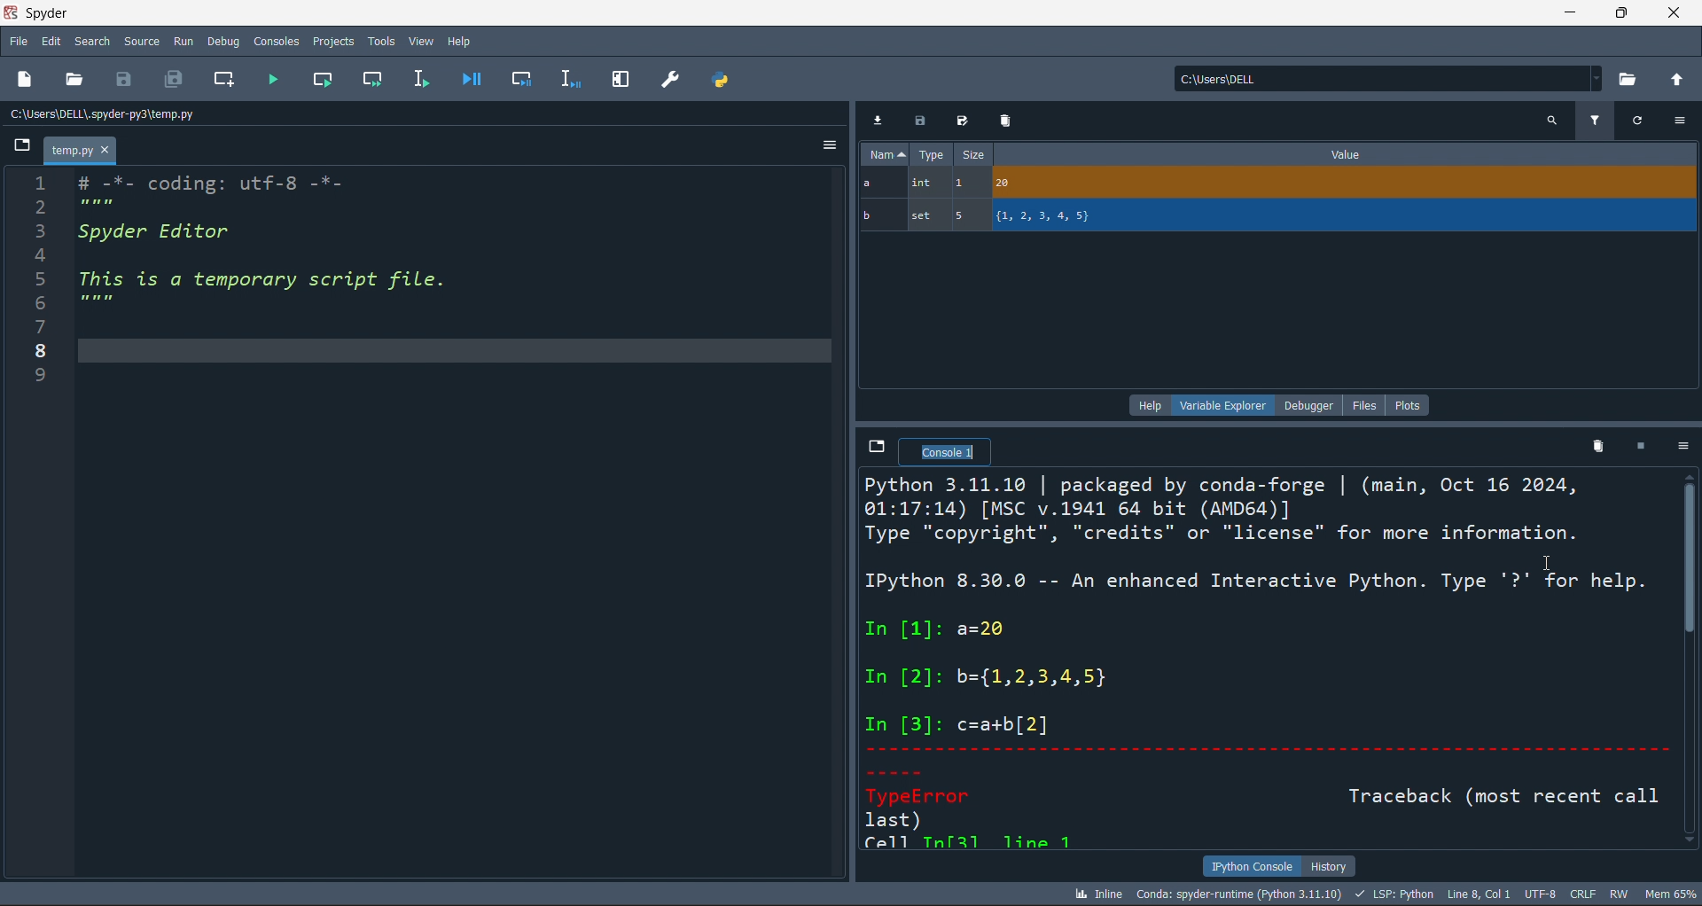 This screenshot has width=1702, height=906. What do you see at coordinates (947, 454) in the screenshot?
I see `console 1` at bounding box center [947, 454].